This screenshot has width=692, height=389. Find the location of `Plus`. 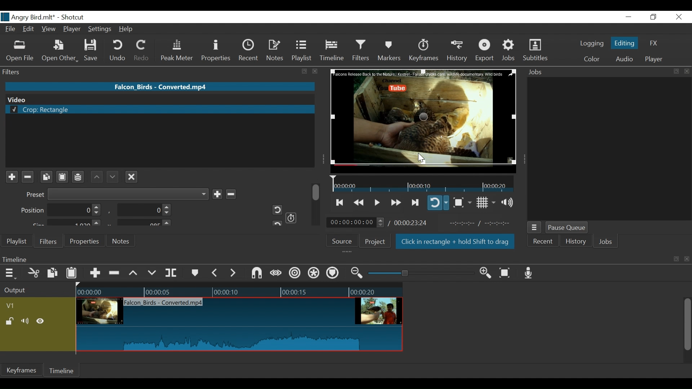

Plus is located at coordinates (12, 177).